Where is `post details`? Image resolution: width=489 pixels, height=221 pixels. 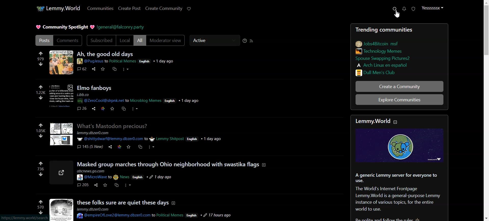 post details is located at coordinates (123, 175).